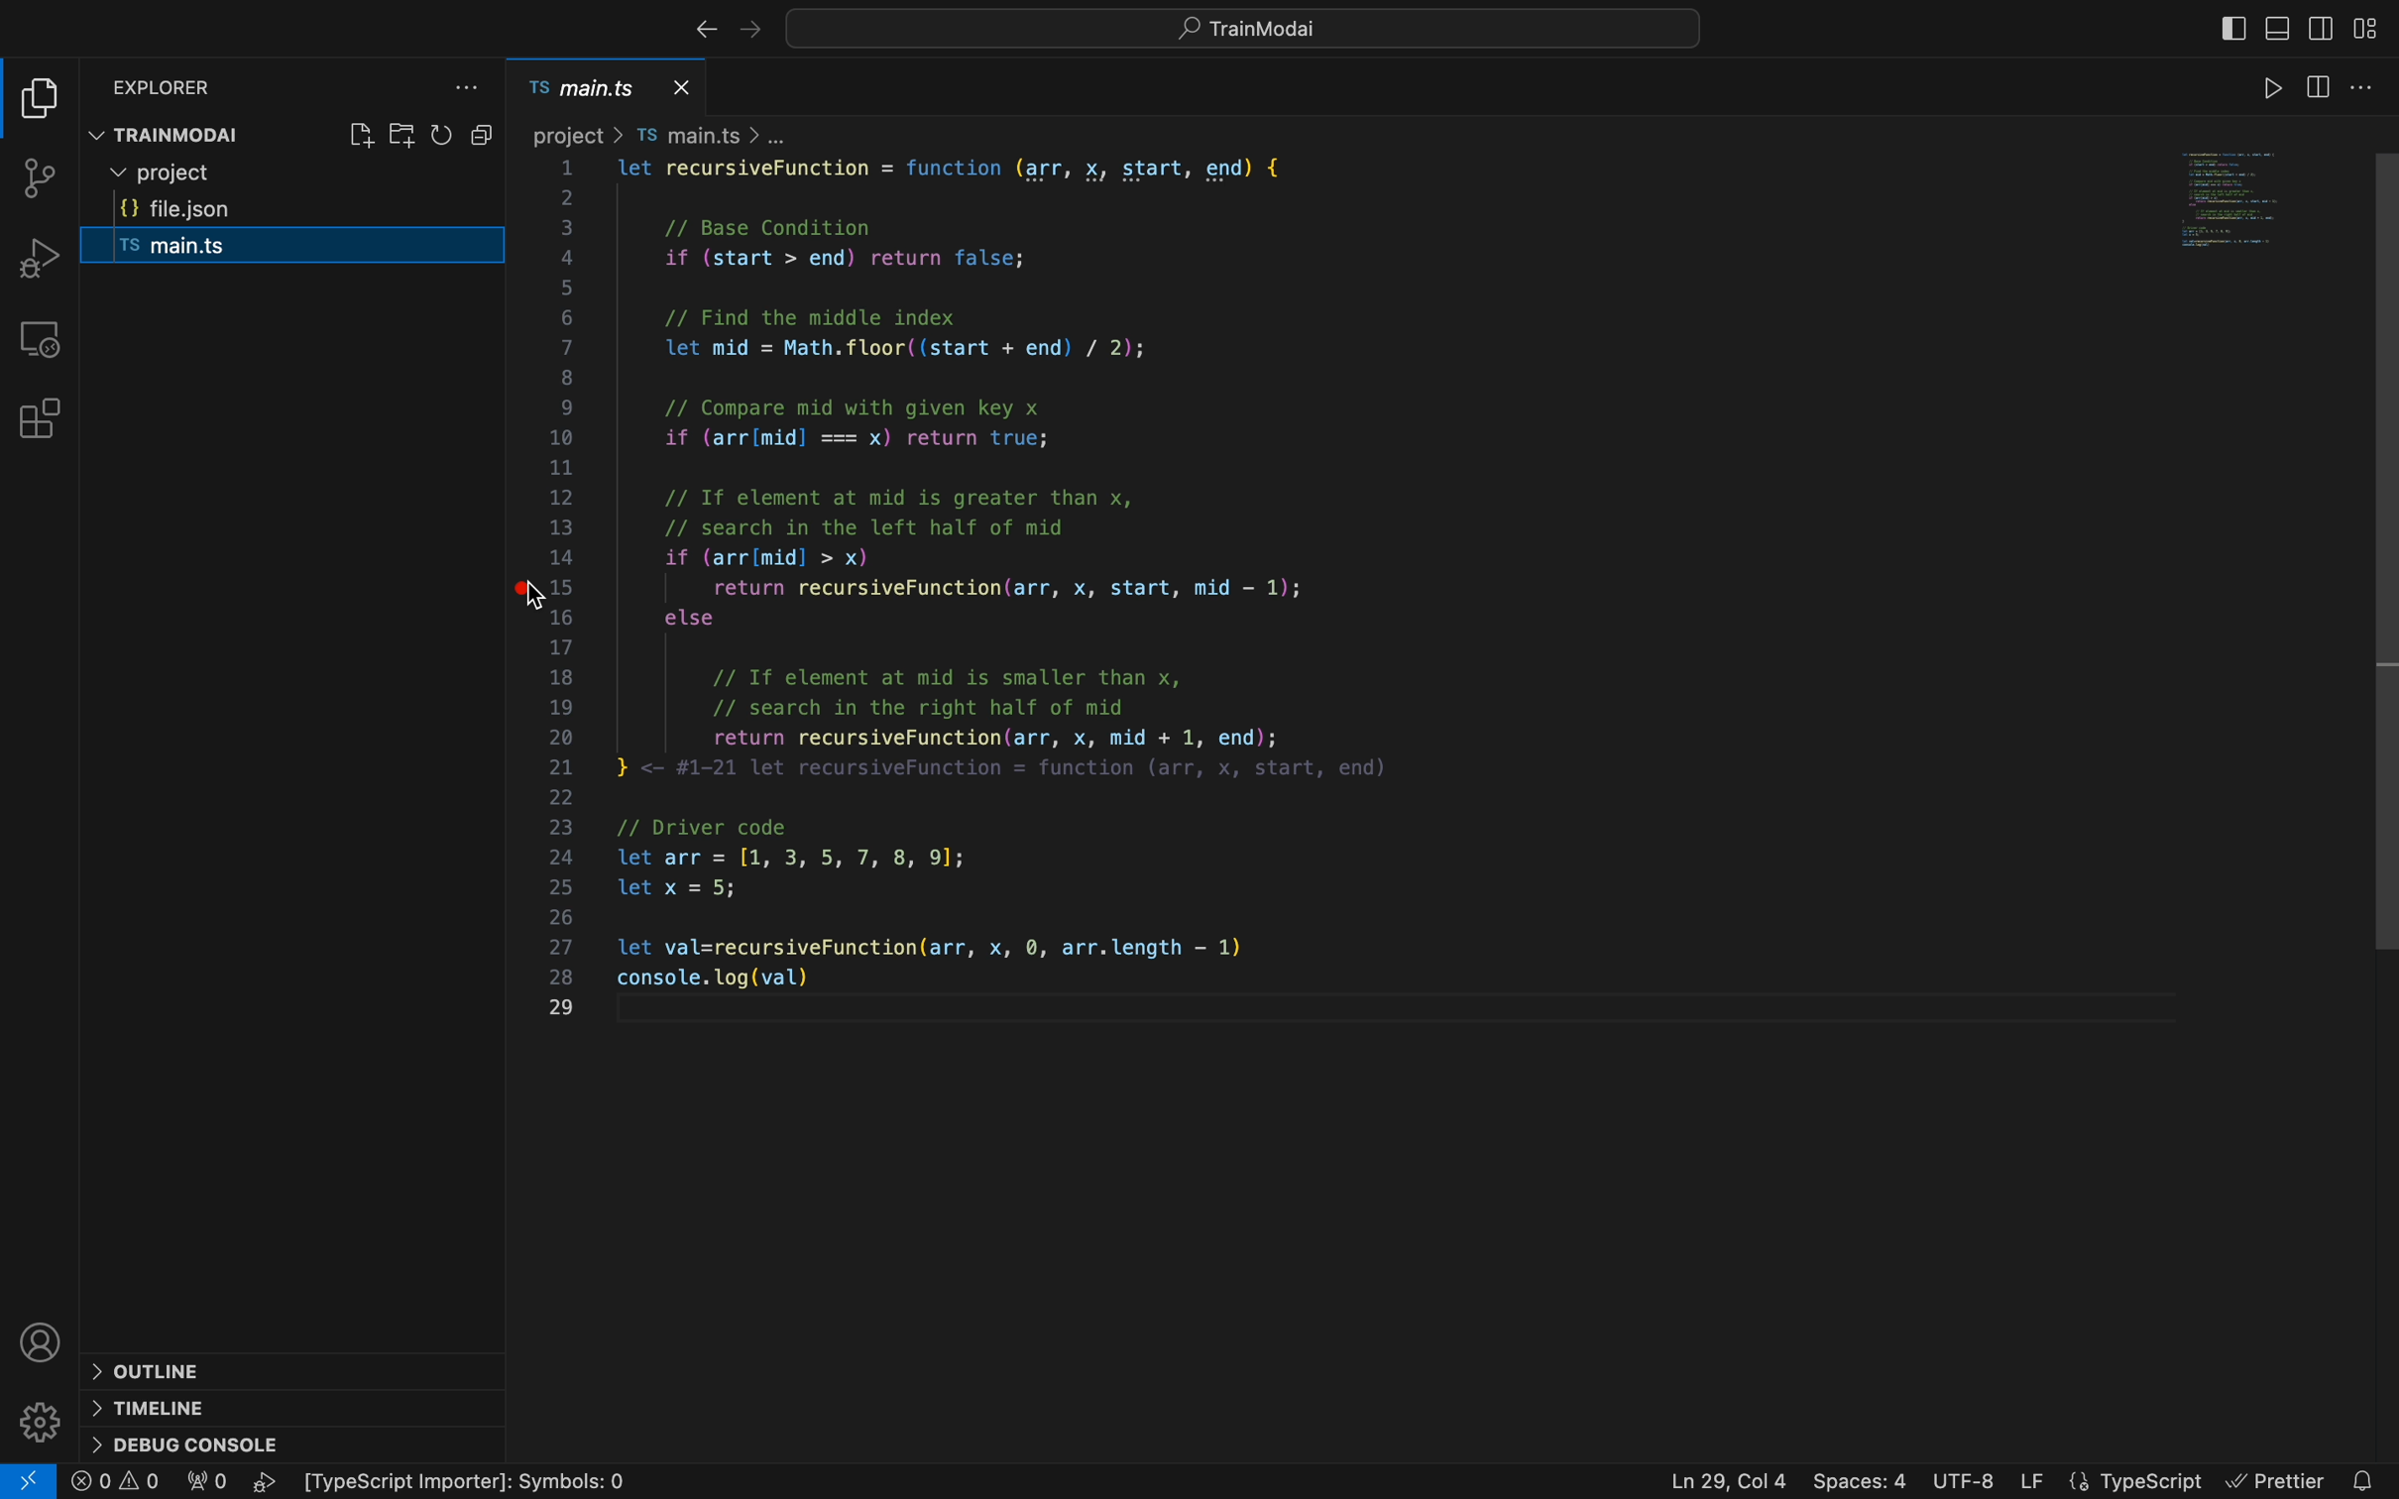 This screenshot has width=2399, height=1499. I want to click on remote explore, so click(42, 337).